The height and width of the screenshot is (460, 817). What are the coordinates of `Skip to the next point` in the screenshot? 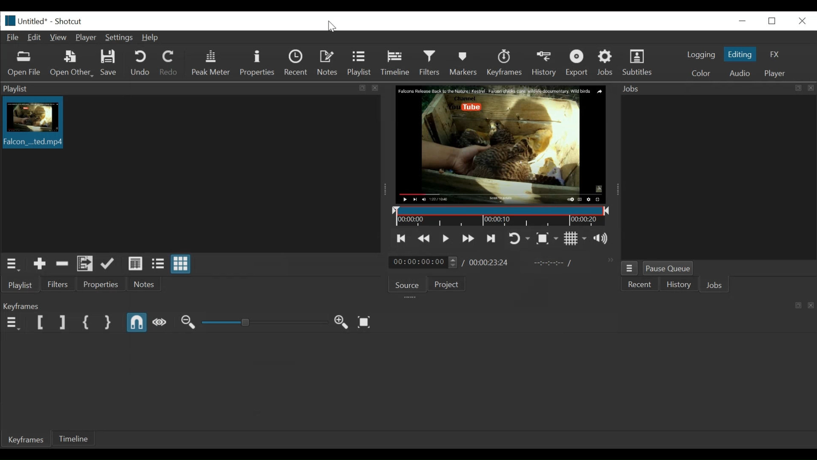 It's located at (469, 238).